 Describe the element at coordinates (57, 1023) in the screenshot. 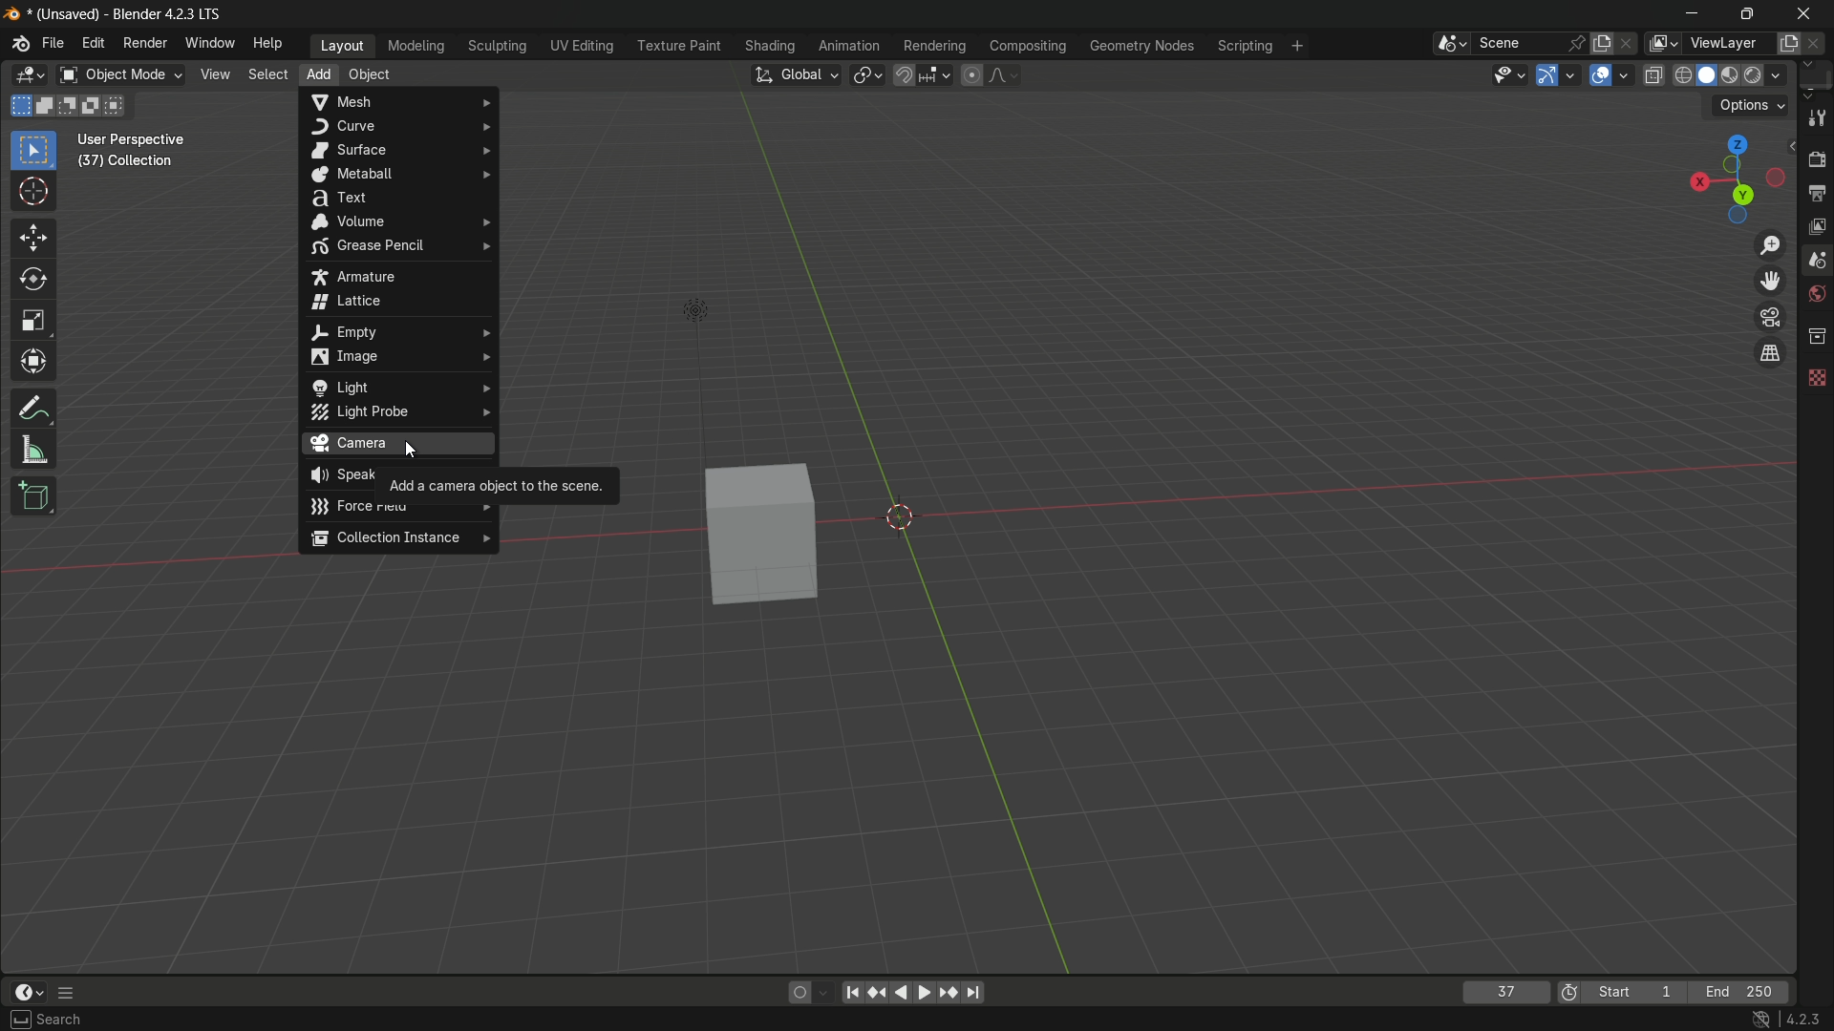

I see `select` at that location.